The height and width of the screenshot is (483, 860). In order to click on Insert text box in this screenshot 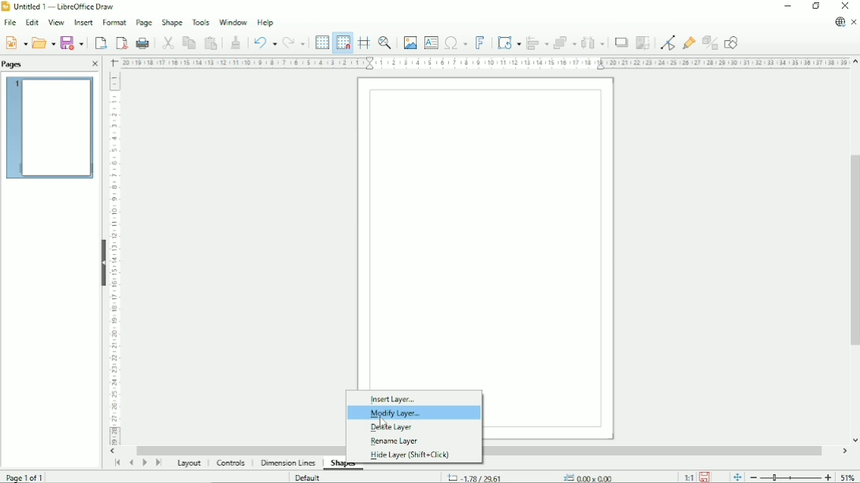, I will do `click(432, 42)`.